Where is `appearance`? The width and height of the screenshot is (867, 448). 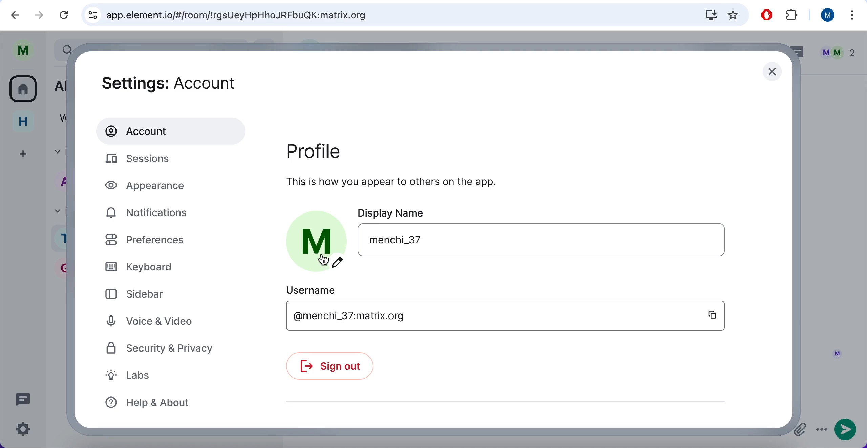 appearance is located at coordinates (160, 187).